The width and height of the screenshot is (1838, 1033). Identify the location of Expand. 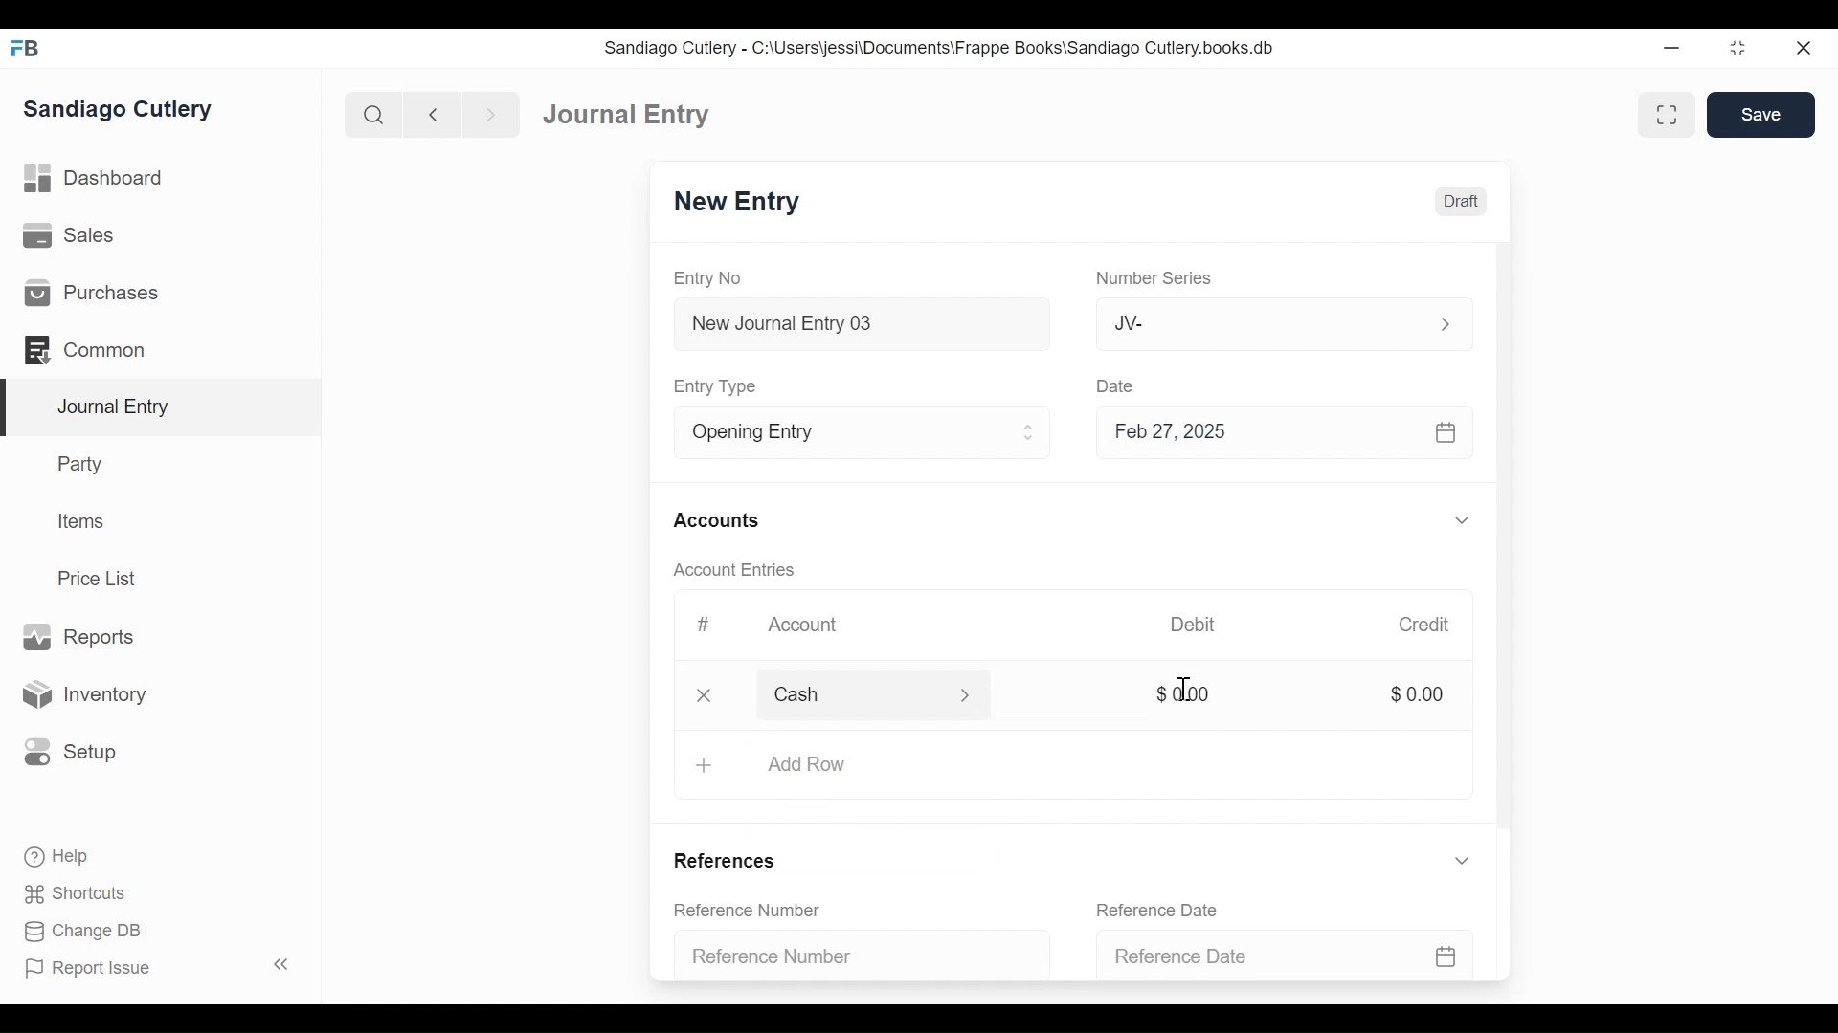
(967, 695).